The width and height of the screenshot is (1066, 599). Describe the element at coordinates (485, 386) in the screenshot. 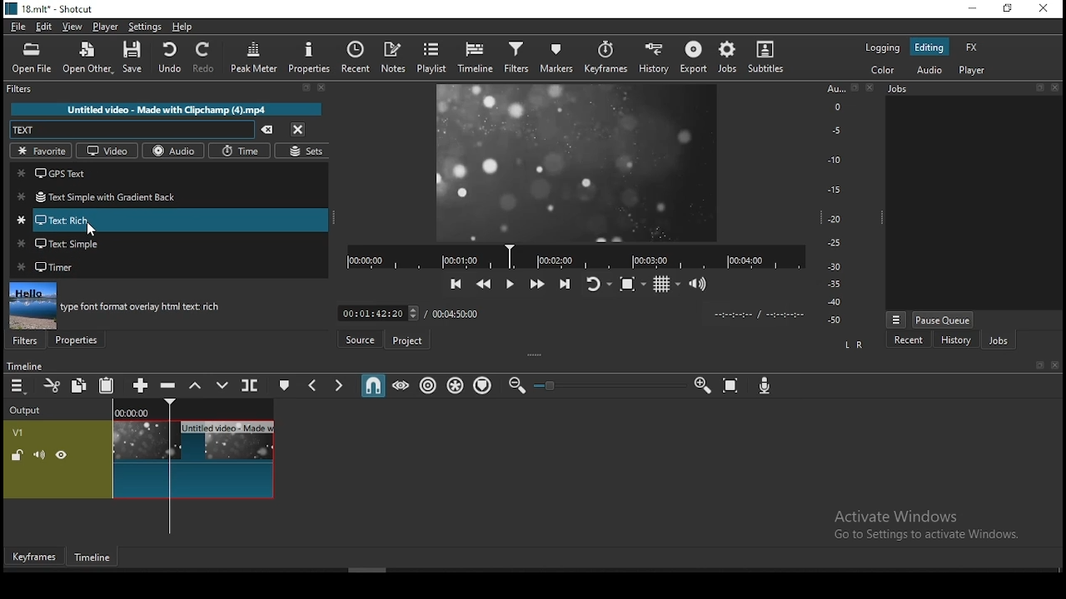

I see `ripple markers` at that location.